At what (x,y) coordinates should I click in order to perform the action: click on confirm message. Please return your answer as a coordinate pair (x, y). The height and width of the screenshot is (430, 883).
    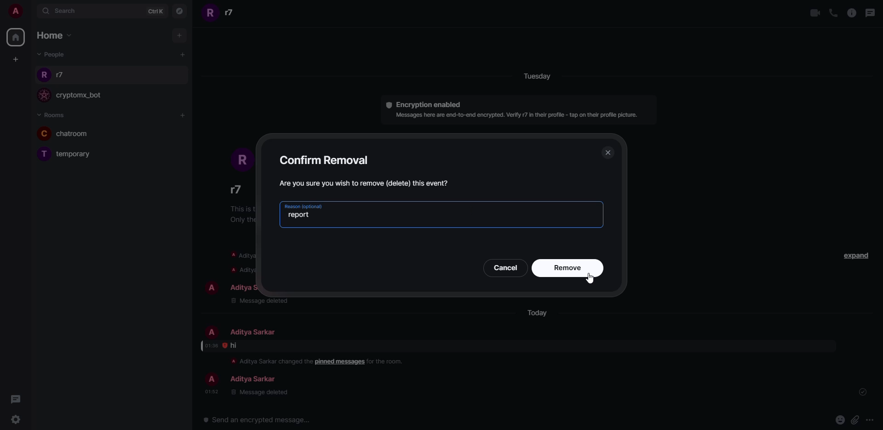
    Looking at the image, I should click on (367, 183).